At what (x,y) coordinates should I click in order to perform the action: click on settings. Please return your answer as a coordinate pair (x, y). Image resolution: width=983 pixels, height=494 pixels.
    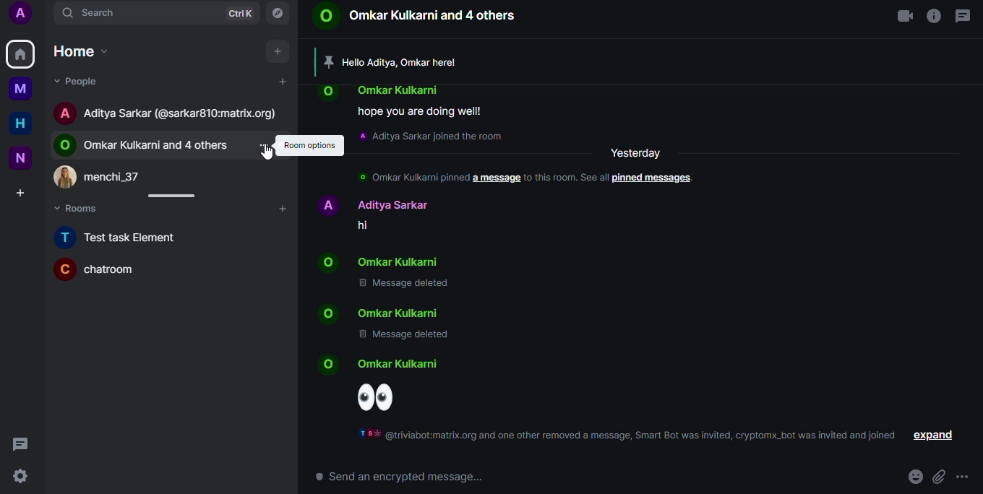
    Looking at the image, I should click on (22, 477).